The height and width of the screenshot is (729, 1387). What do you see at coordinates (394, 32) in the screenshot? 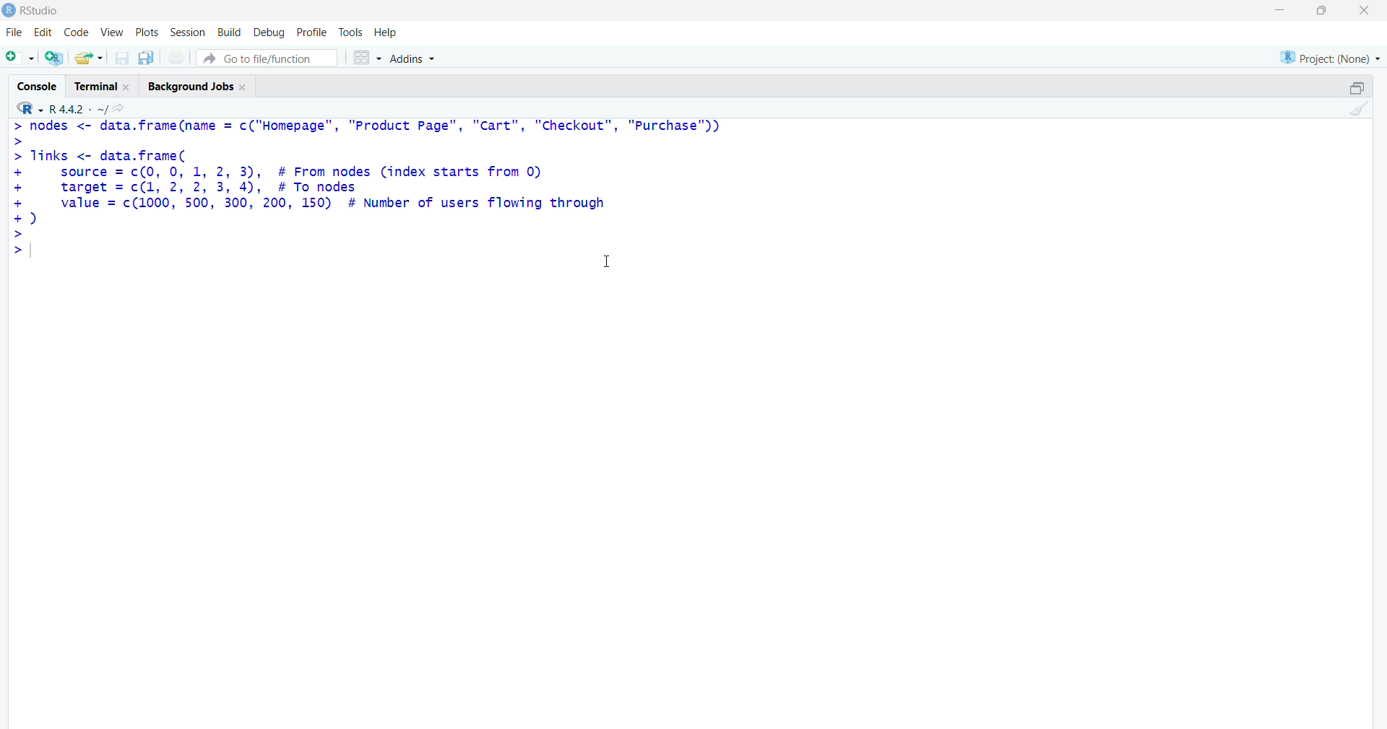
I see `help` at bounding box center [394, 32].